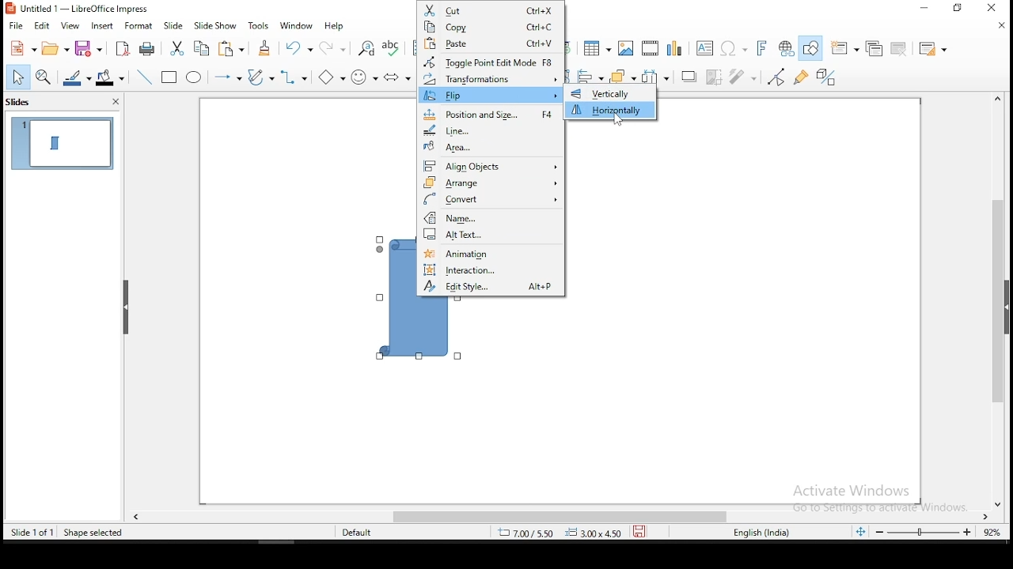 Image resolution: width=1013 pixels, height=569 pixels. I want to click on fill color, so click(109, 77).